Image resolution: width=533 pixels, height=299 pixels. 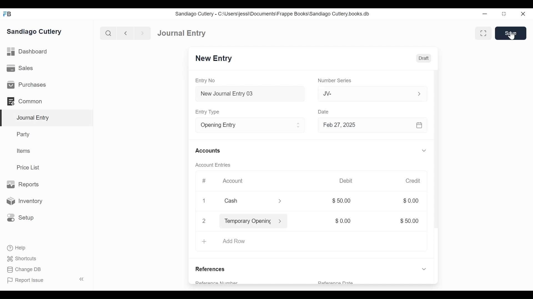 What do you see at coordinates (214, 59) in the screenshot?
I see `New Entry` at bounding box center [214, 59].